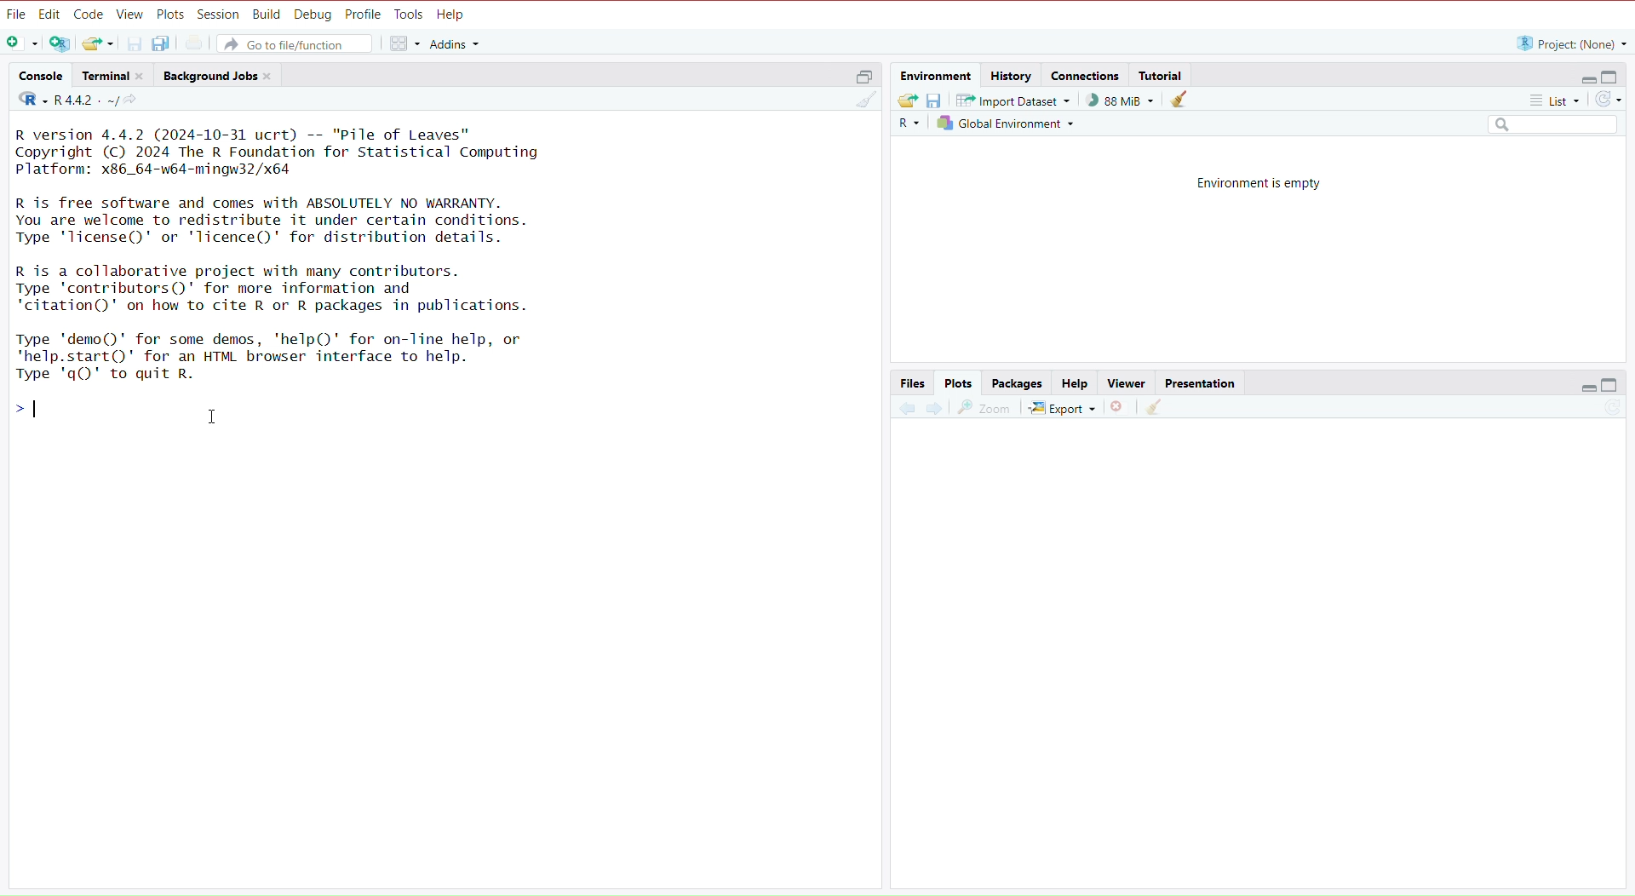 Image resolution: width=1635 pixels, height=896 pixels. What do you see at coordinates (1612, 383) in the screenshot?
I see `Full Height` at bounding box center [1612, 383].